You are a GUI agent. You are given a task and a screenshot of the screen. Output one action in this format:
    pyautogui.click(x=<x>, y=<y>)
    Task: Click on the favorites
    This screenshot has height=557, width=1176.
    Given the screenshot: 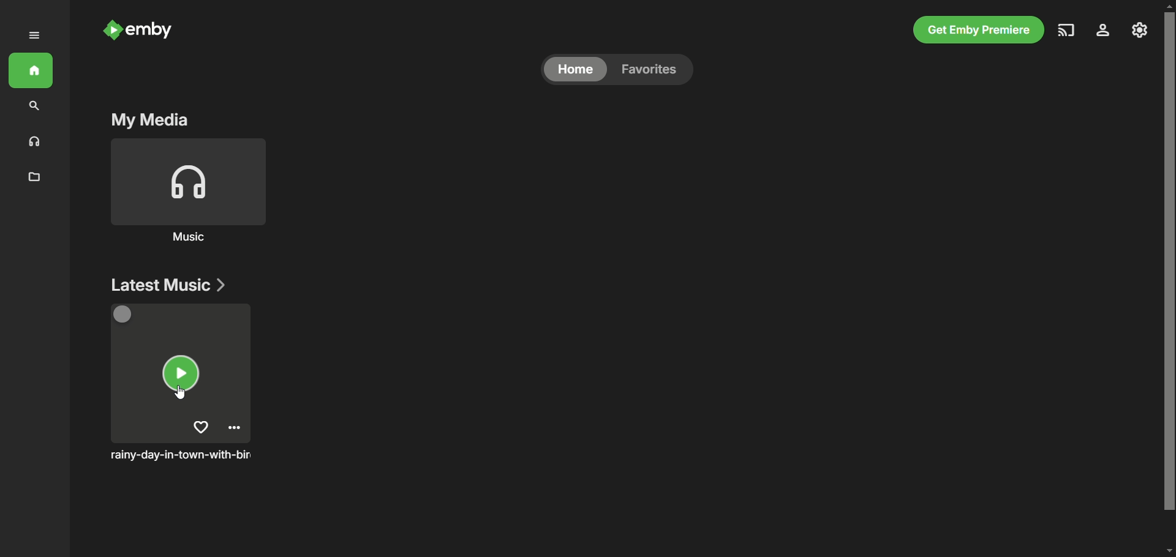 What is the action you would take?
    pyautogui.click(x=653, y=71)
    